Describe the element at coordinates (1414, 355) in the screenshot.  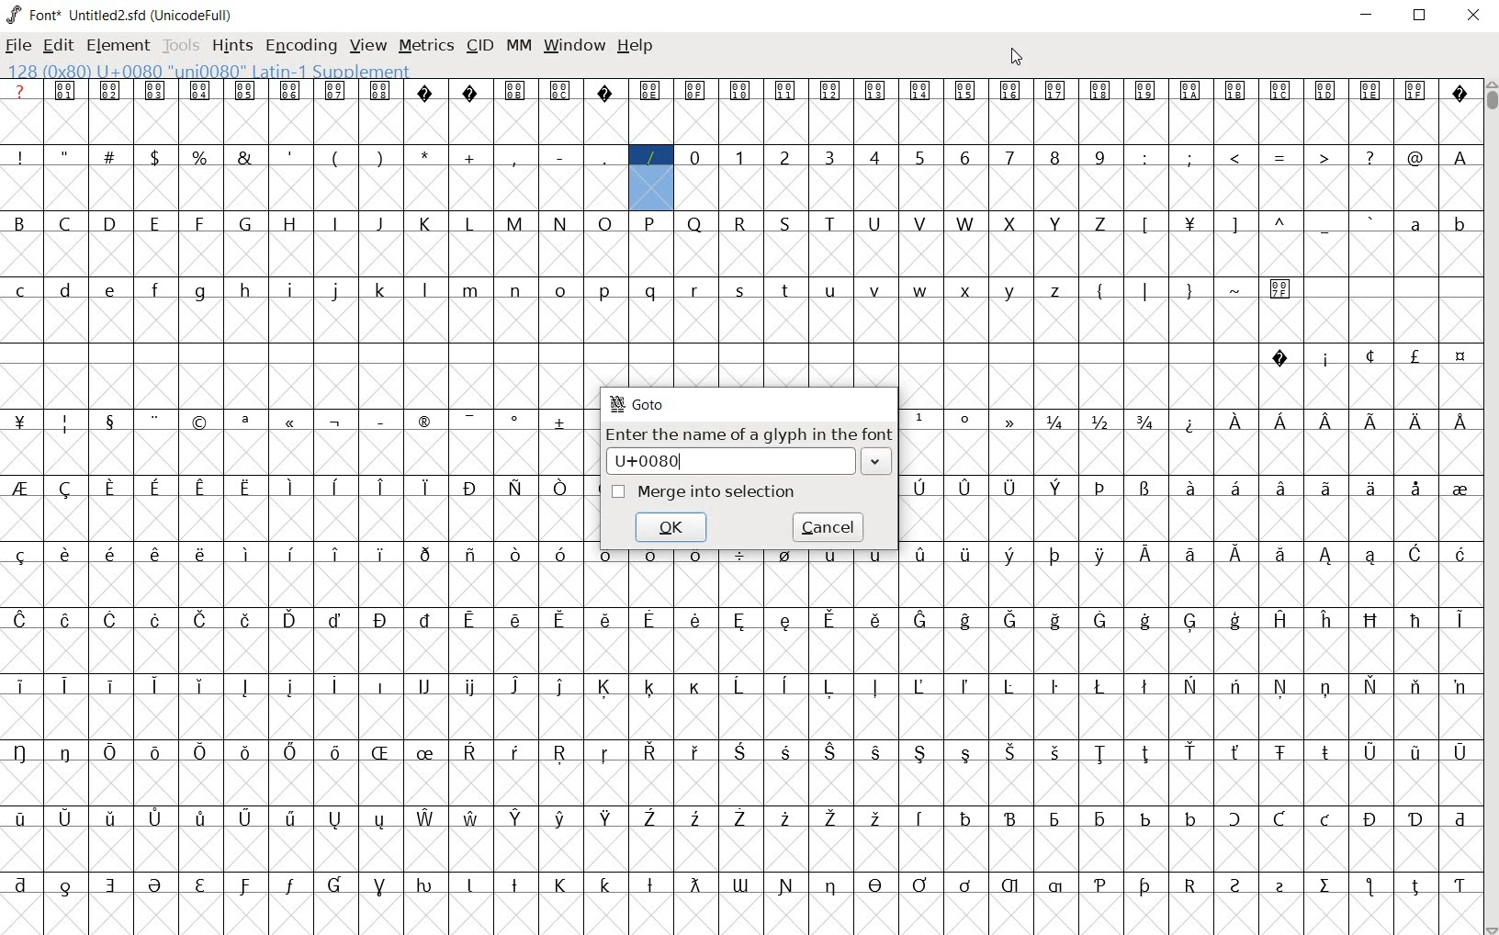
I see `glyph` at that location.